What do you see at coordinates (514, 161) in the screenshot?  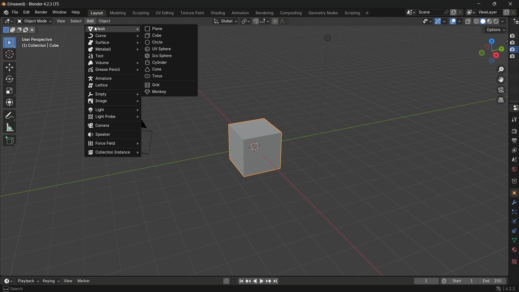 I see `scene` at bounding box center [514, 161].